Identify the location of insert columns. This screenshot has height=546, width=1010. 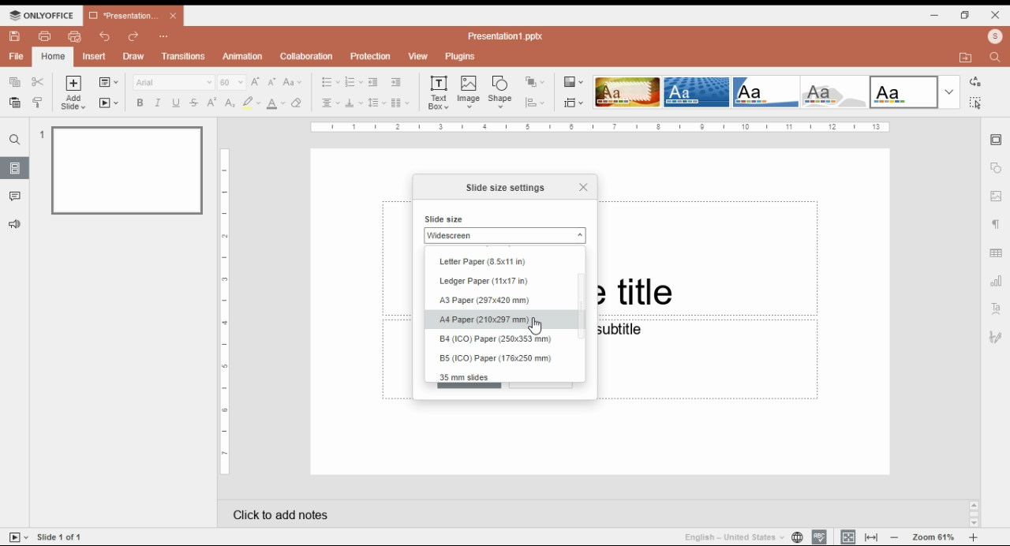
(400, 104).